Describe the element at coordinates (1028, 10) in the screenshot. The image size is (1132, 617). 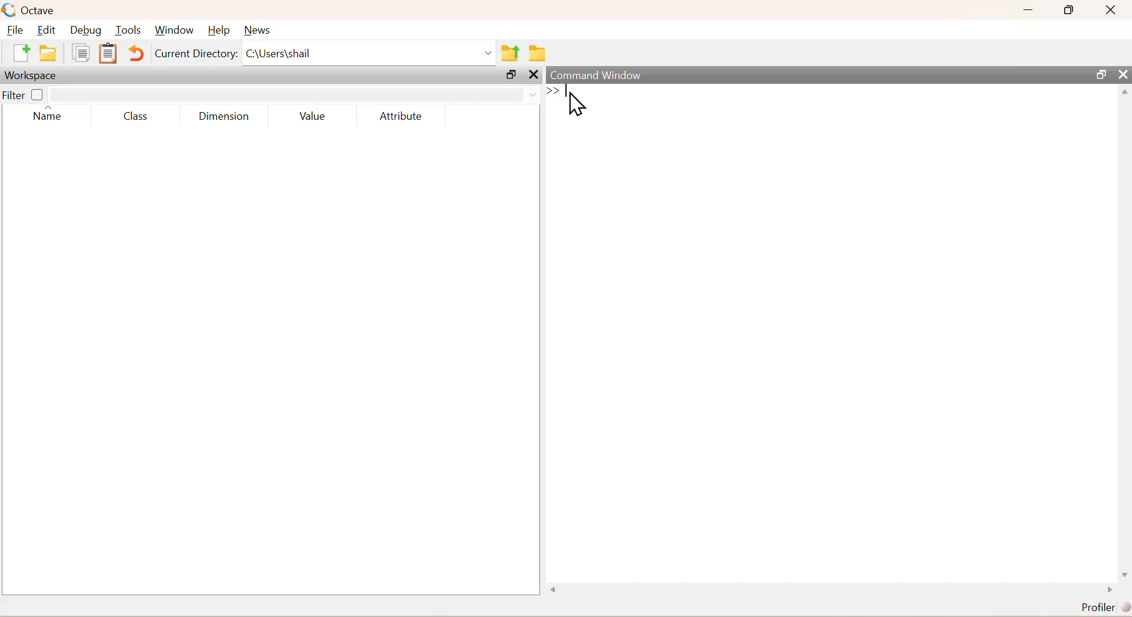
I see `Minimize` at that location.